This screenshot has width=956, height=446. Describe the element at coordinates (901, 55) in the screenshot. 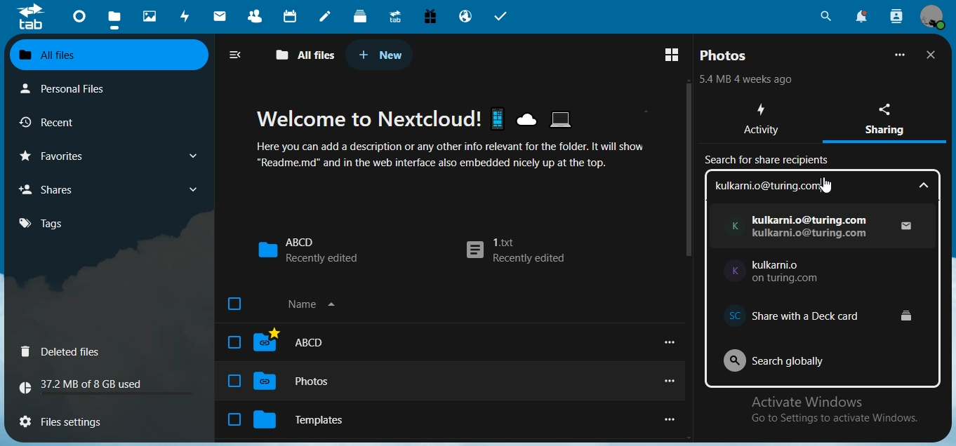

I see `...` at that location.